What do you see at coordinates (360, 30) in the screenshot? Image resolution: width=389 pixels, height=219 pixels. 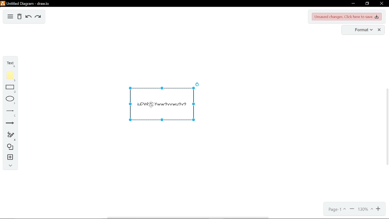 I see `format` at bounding box center [360, 30].